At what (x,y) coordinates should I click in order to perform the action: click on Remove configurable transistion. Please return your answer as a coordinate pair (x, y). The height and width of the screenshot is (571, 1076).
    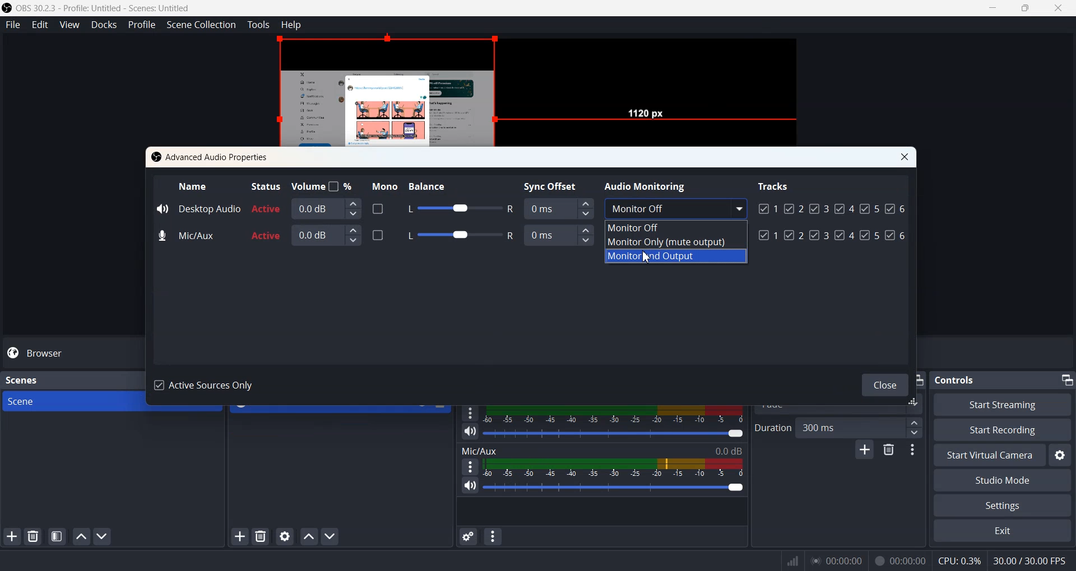
    Looking at the image, I should click on (890, 451).